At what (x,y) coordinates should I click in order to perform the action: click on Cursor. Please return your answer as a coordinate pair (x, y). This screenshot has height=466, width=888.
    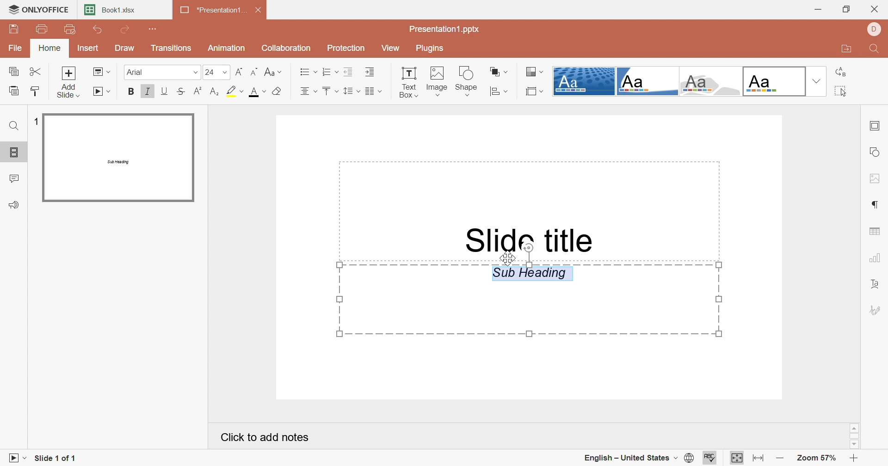
    Looking at the image, I should click on (510, 256).